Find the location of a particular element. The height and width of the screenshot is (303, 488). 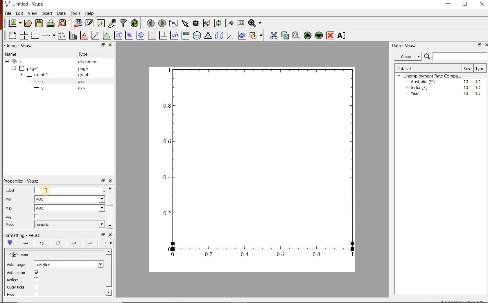

Auto mirror is located at coordinates (17, 273).